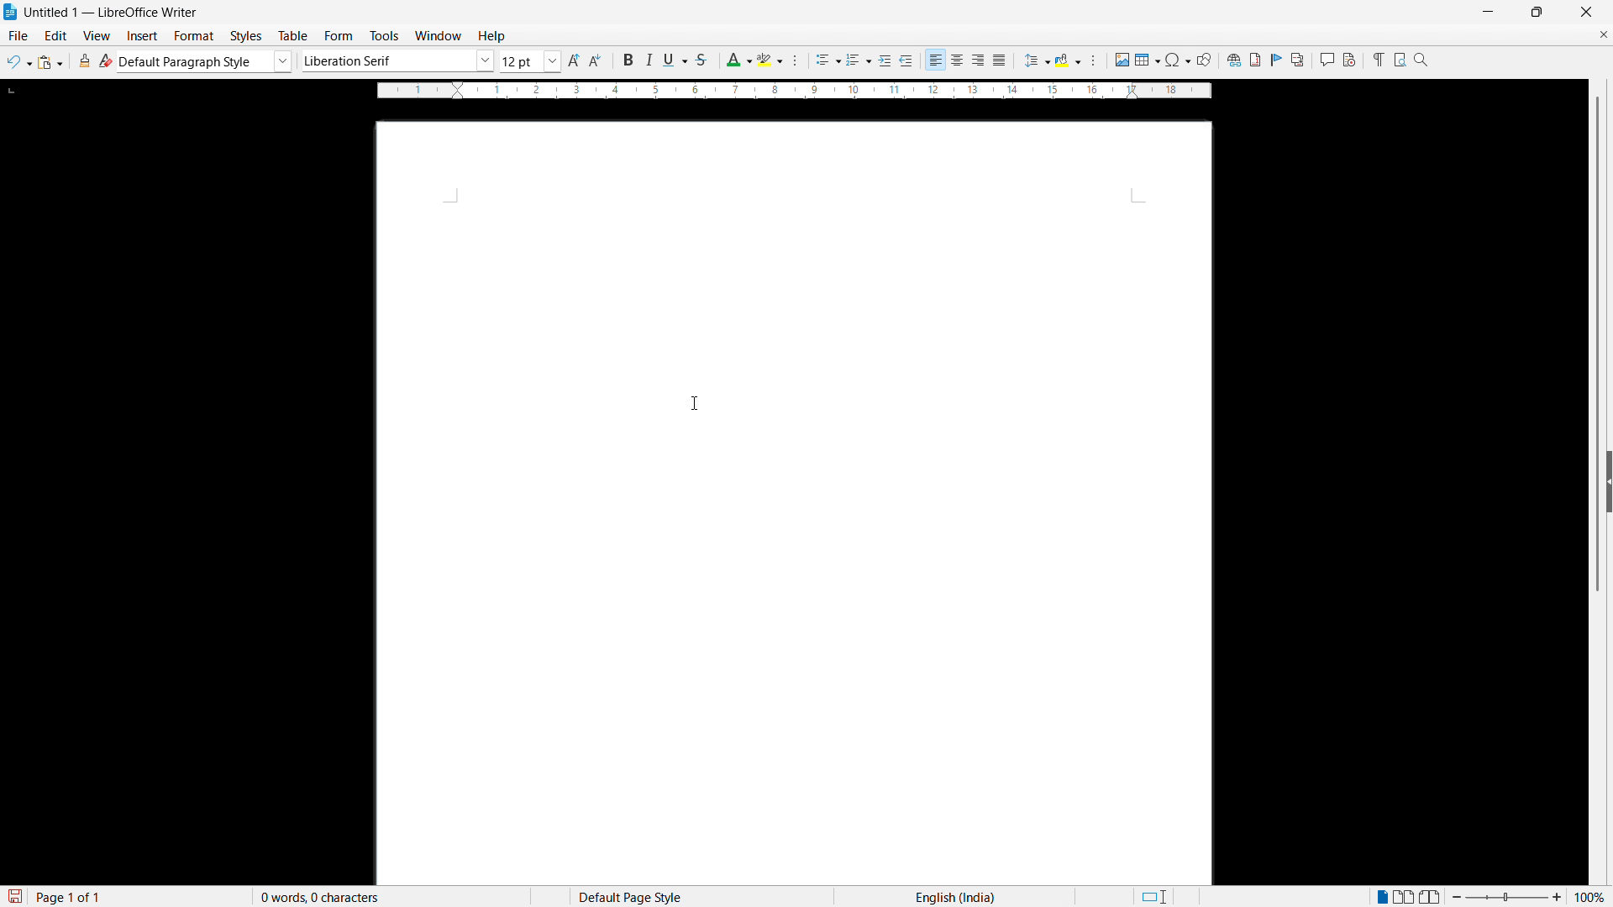 The width and height of the screenshot is (1613, 907). What do you see at coordinates (936, 60) in the screenshot?
I see `Align left` at bounding box center [936, 60].